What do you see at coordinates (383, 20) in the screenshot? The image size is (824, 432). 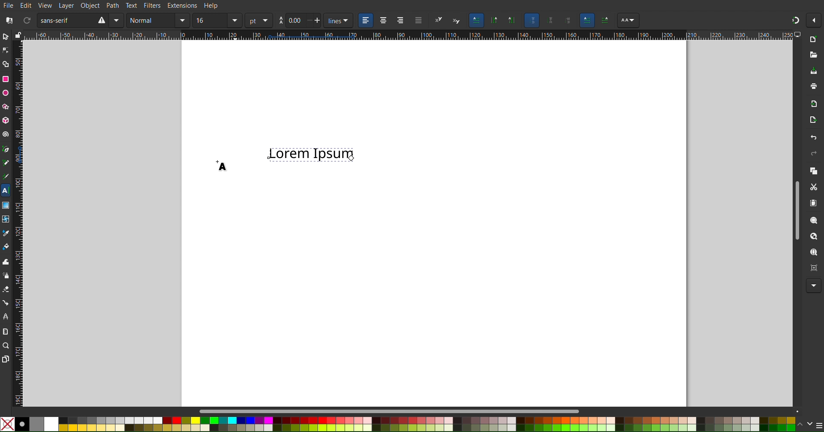 I see `center align` at bounding box center [383, 20].